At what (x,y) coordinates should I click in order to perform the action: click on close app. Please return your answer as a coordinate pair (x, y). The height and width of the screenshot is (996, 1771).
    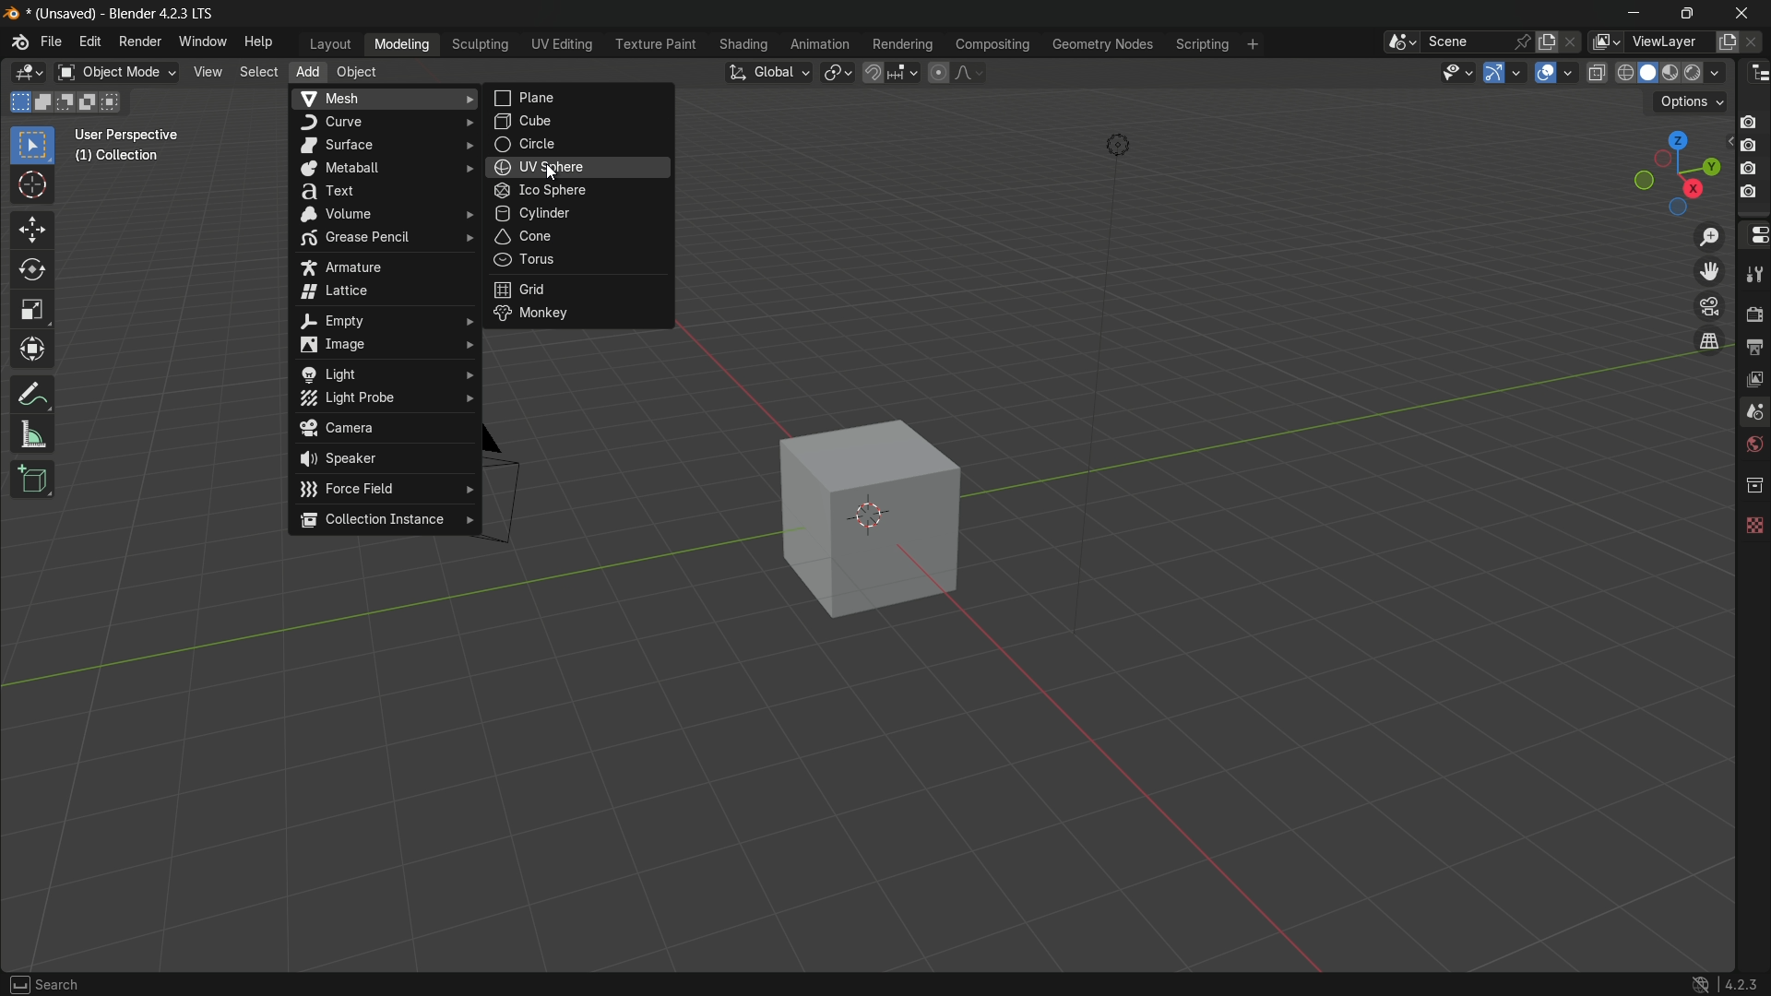
    Looking at the image, I should click on (1745, 13).